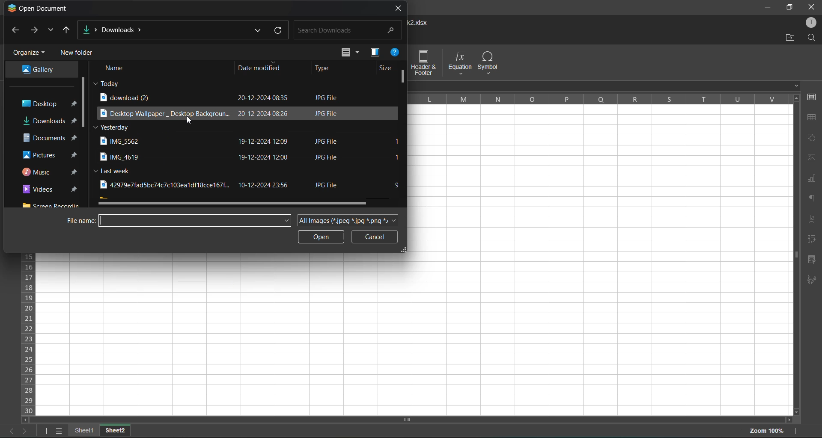 This screenshot has width=822, height=438. I want to click on previous locations, so click(258, 31).